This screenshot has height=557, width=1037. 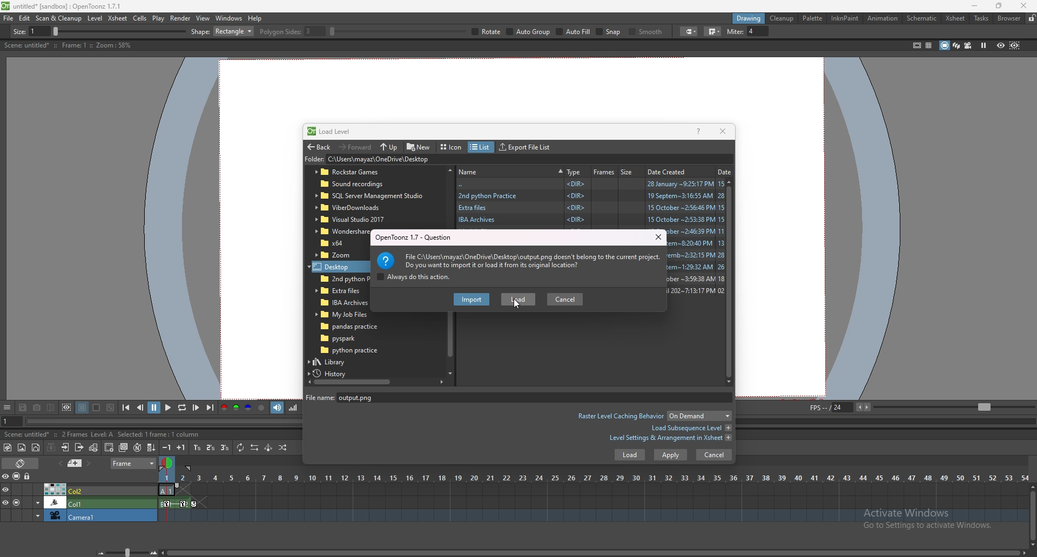 I want to click on folder, so click(x=338, y=291).